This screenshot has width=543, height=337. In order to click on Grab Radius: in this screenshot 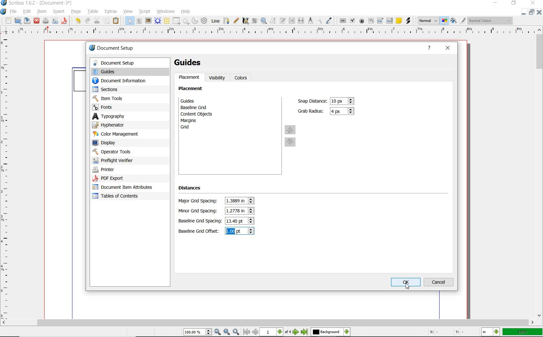, I will do `click(311, 110)`.